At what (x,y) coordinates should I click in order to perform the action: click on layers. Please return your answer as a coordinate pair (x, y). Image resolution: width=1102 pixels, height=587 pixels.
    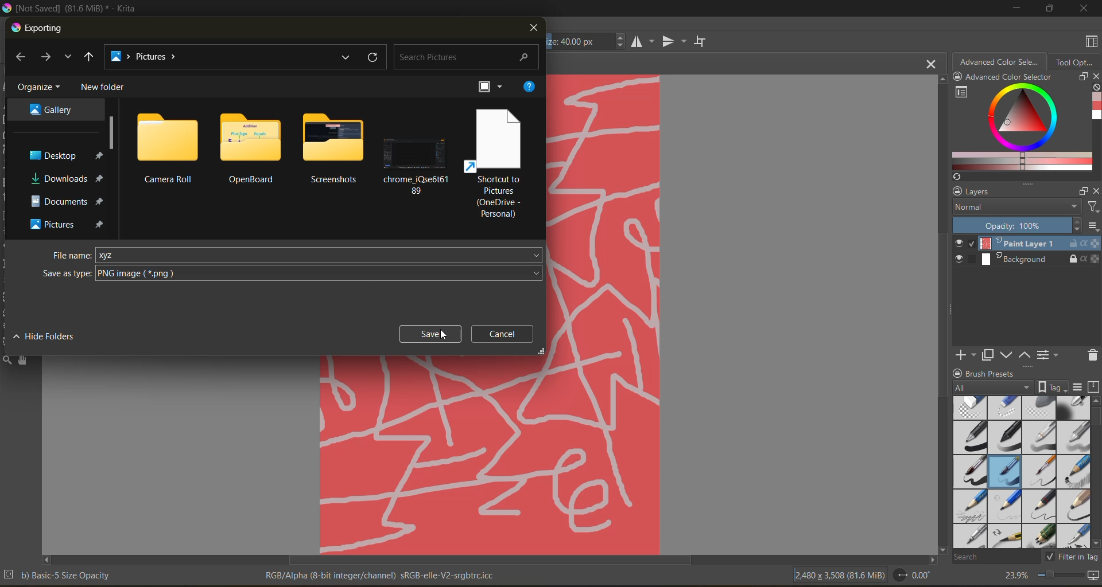
    Looking at the image, I should click on (1019, 192).